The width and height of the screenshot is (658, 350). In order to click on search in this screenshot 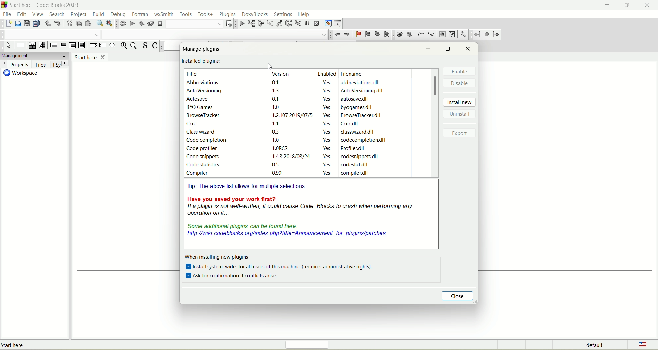, I will do `click(58, 15)`.